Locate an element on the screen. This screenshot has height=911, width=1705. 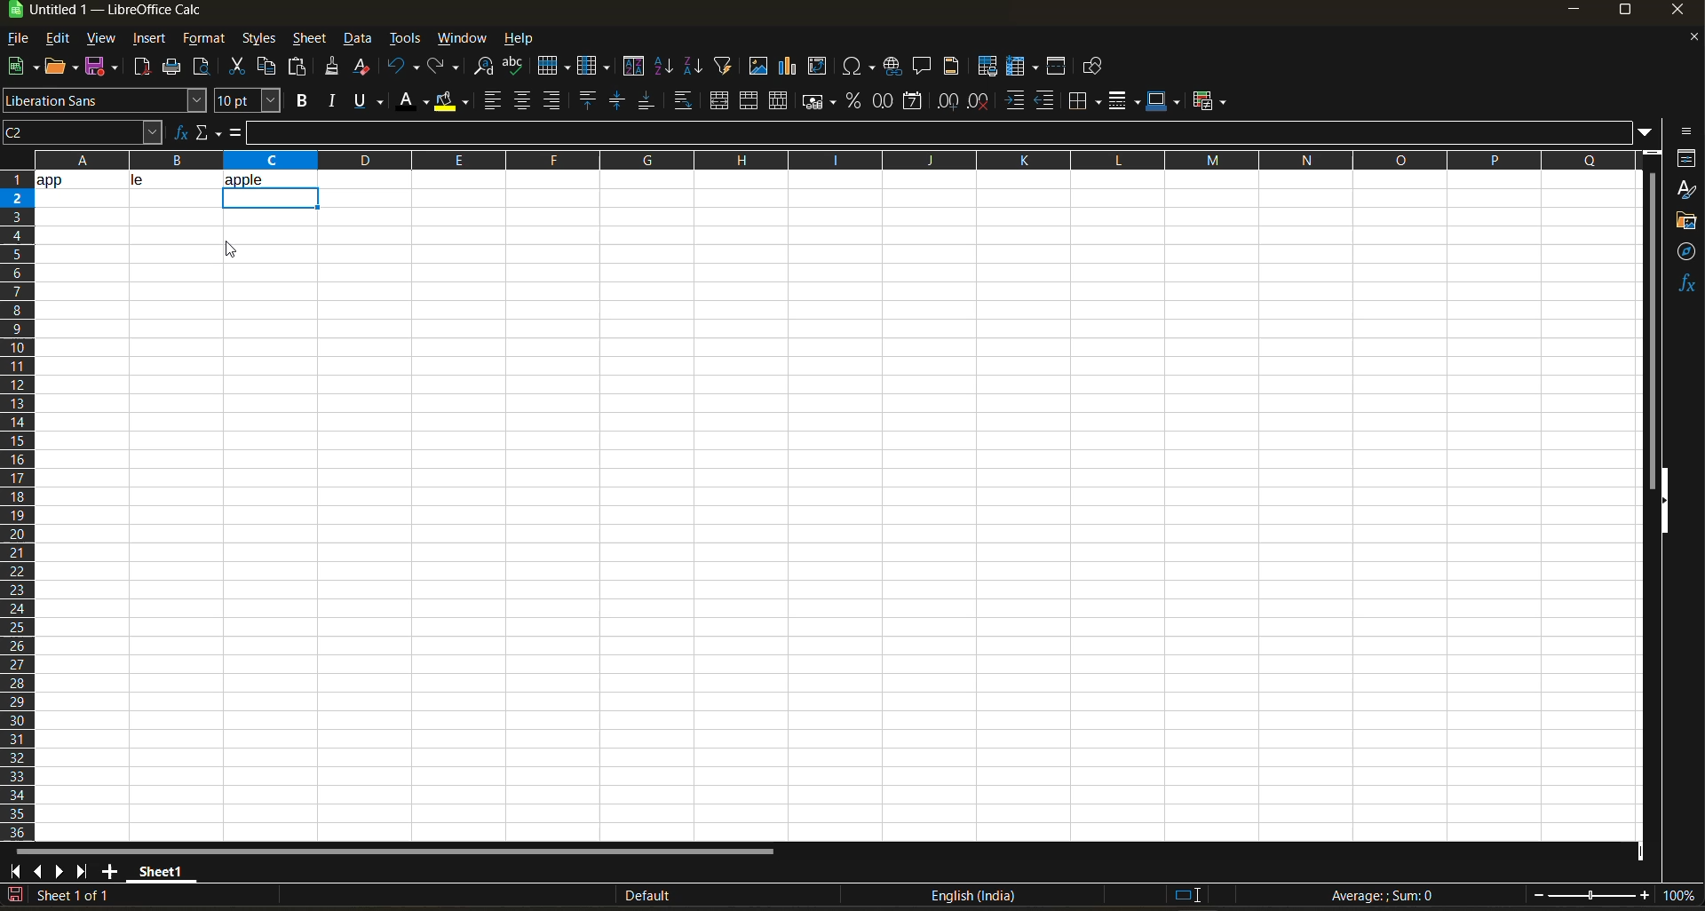
undo is located at coordinates (400, 67).